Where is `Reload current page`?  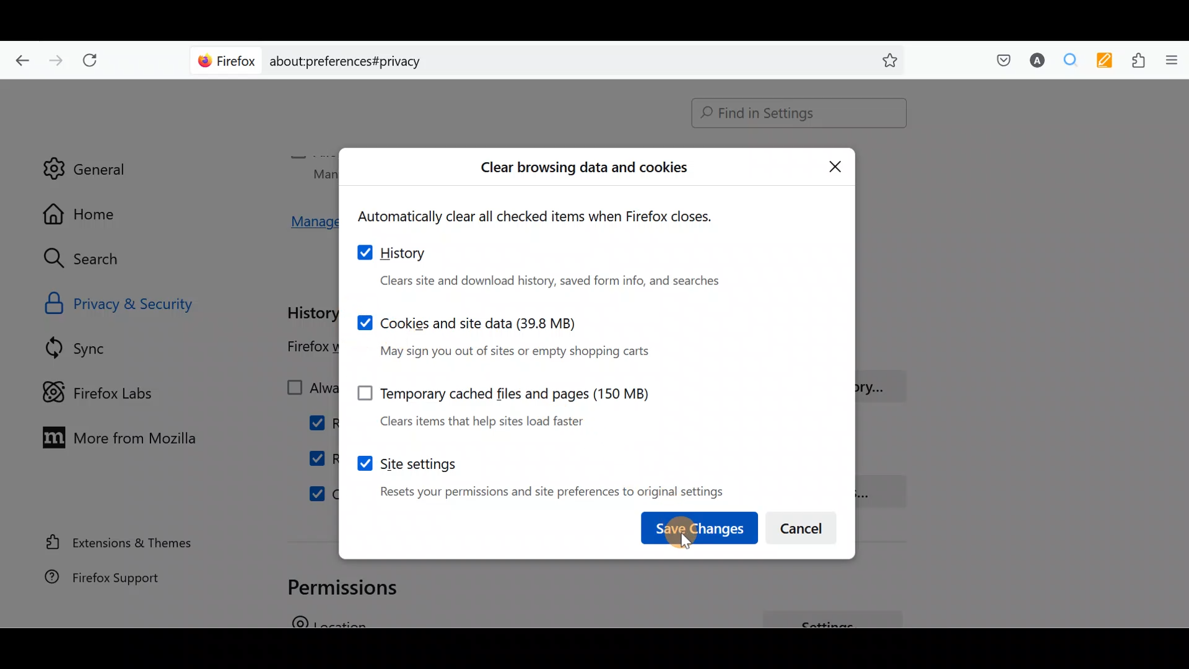
Reload current page is located at coordinates (94, 61).